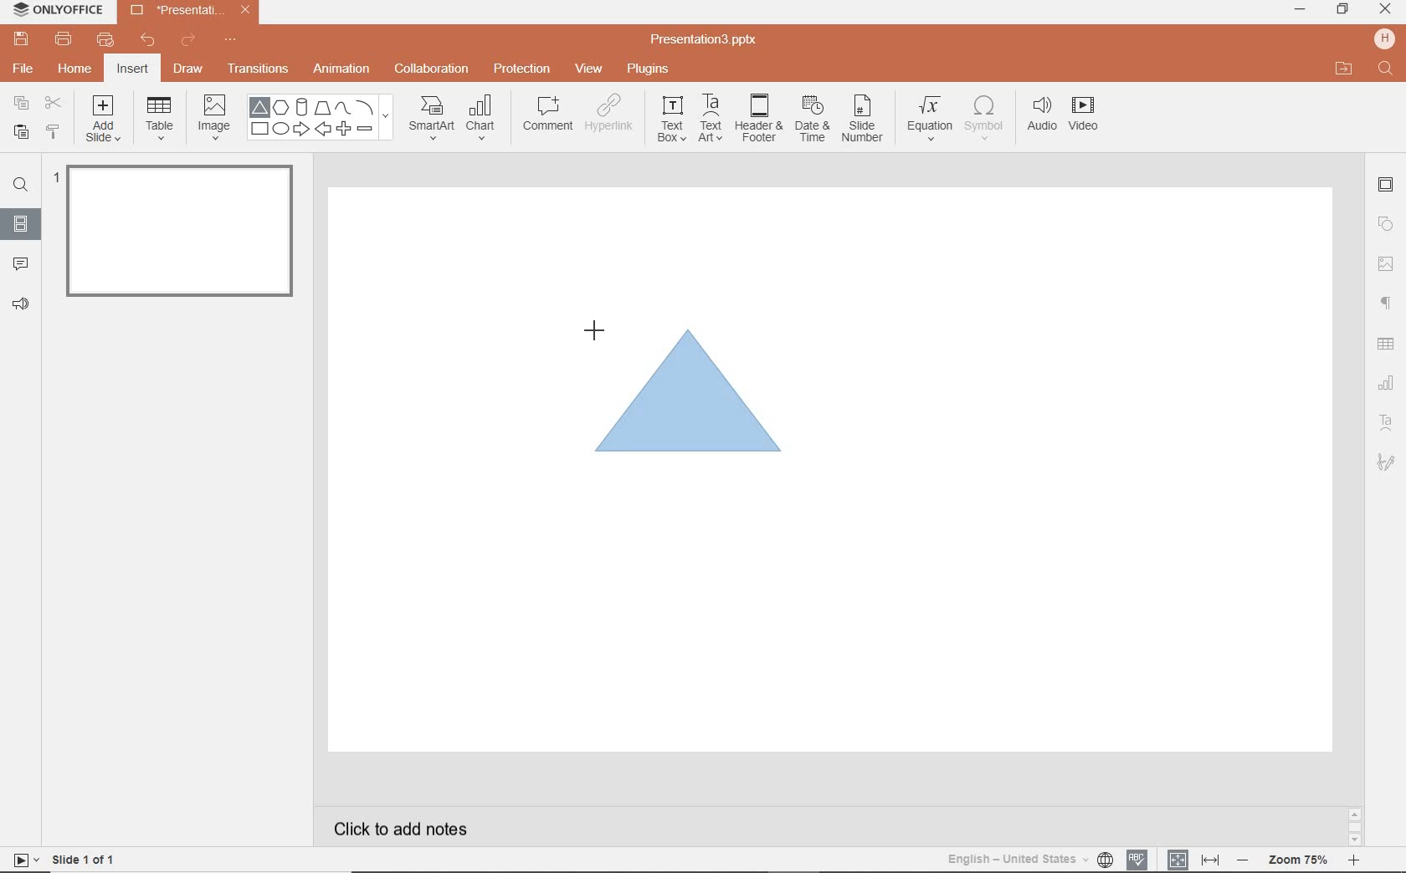  What do you see at coordinates (131, 70) in the screenshot?
I see `INSERT` at bounding box center [131, 70].